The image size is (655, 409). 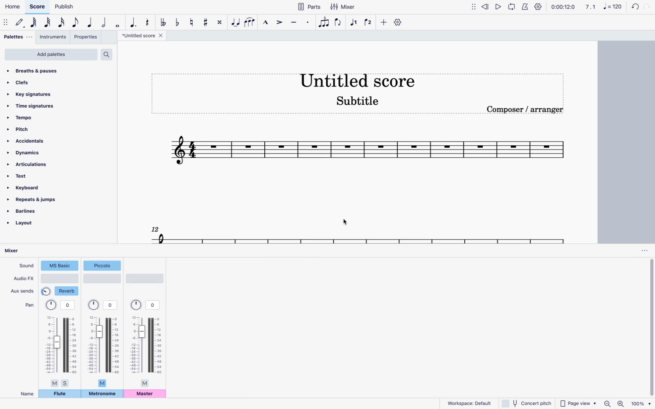 I want to click on marcatto, so click(x=266, y=23).